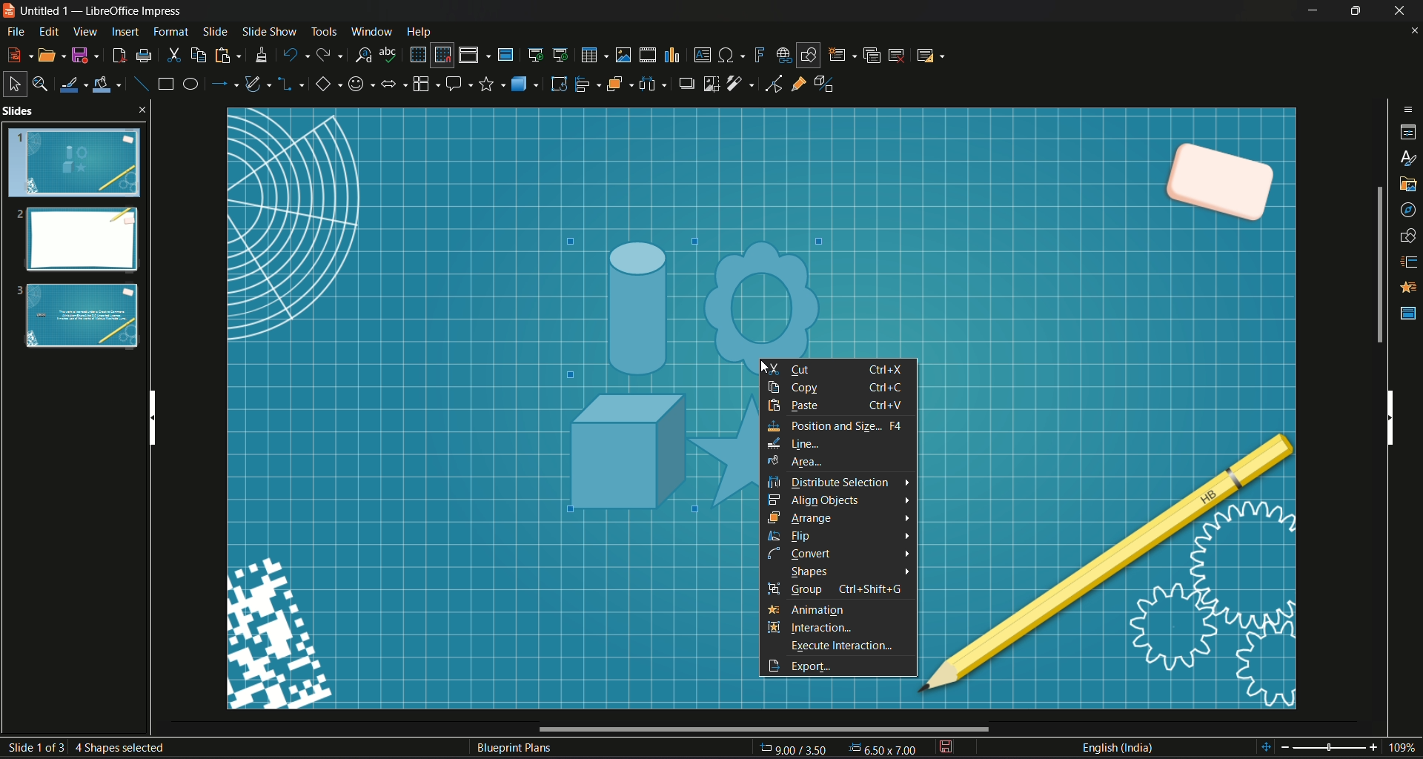 Image resolution: width=1423 pixels, height=759 pixels. What do you see at coordinates (945, 748) in the screenshot?
I see `save` at bounding box center [945, 748].